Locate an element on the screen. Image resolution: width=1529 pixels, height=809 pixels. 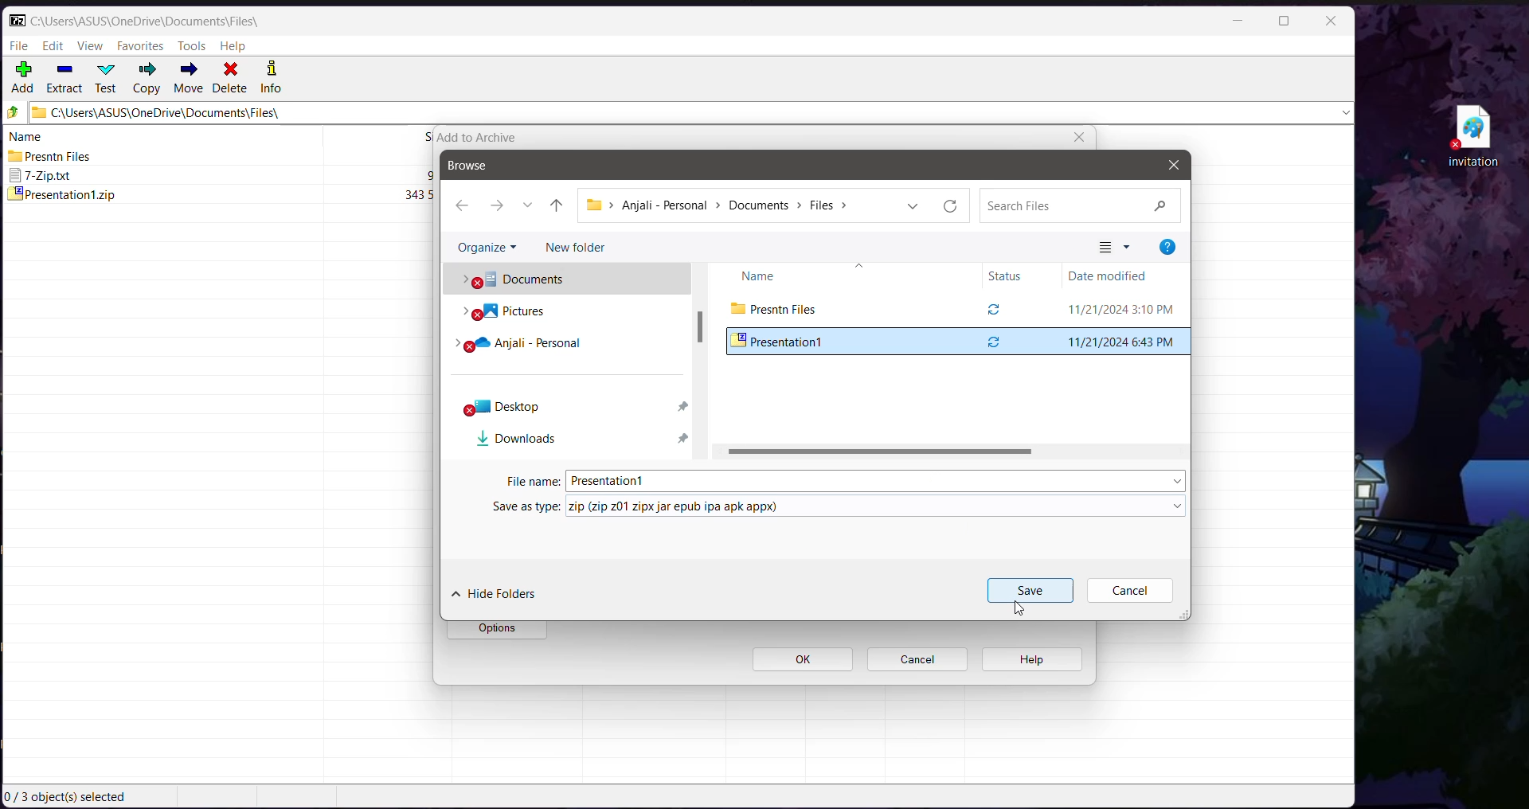
Close is located at coordinates (1330, 22).